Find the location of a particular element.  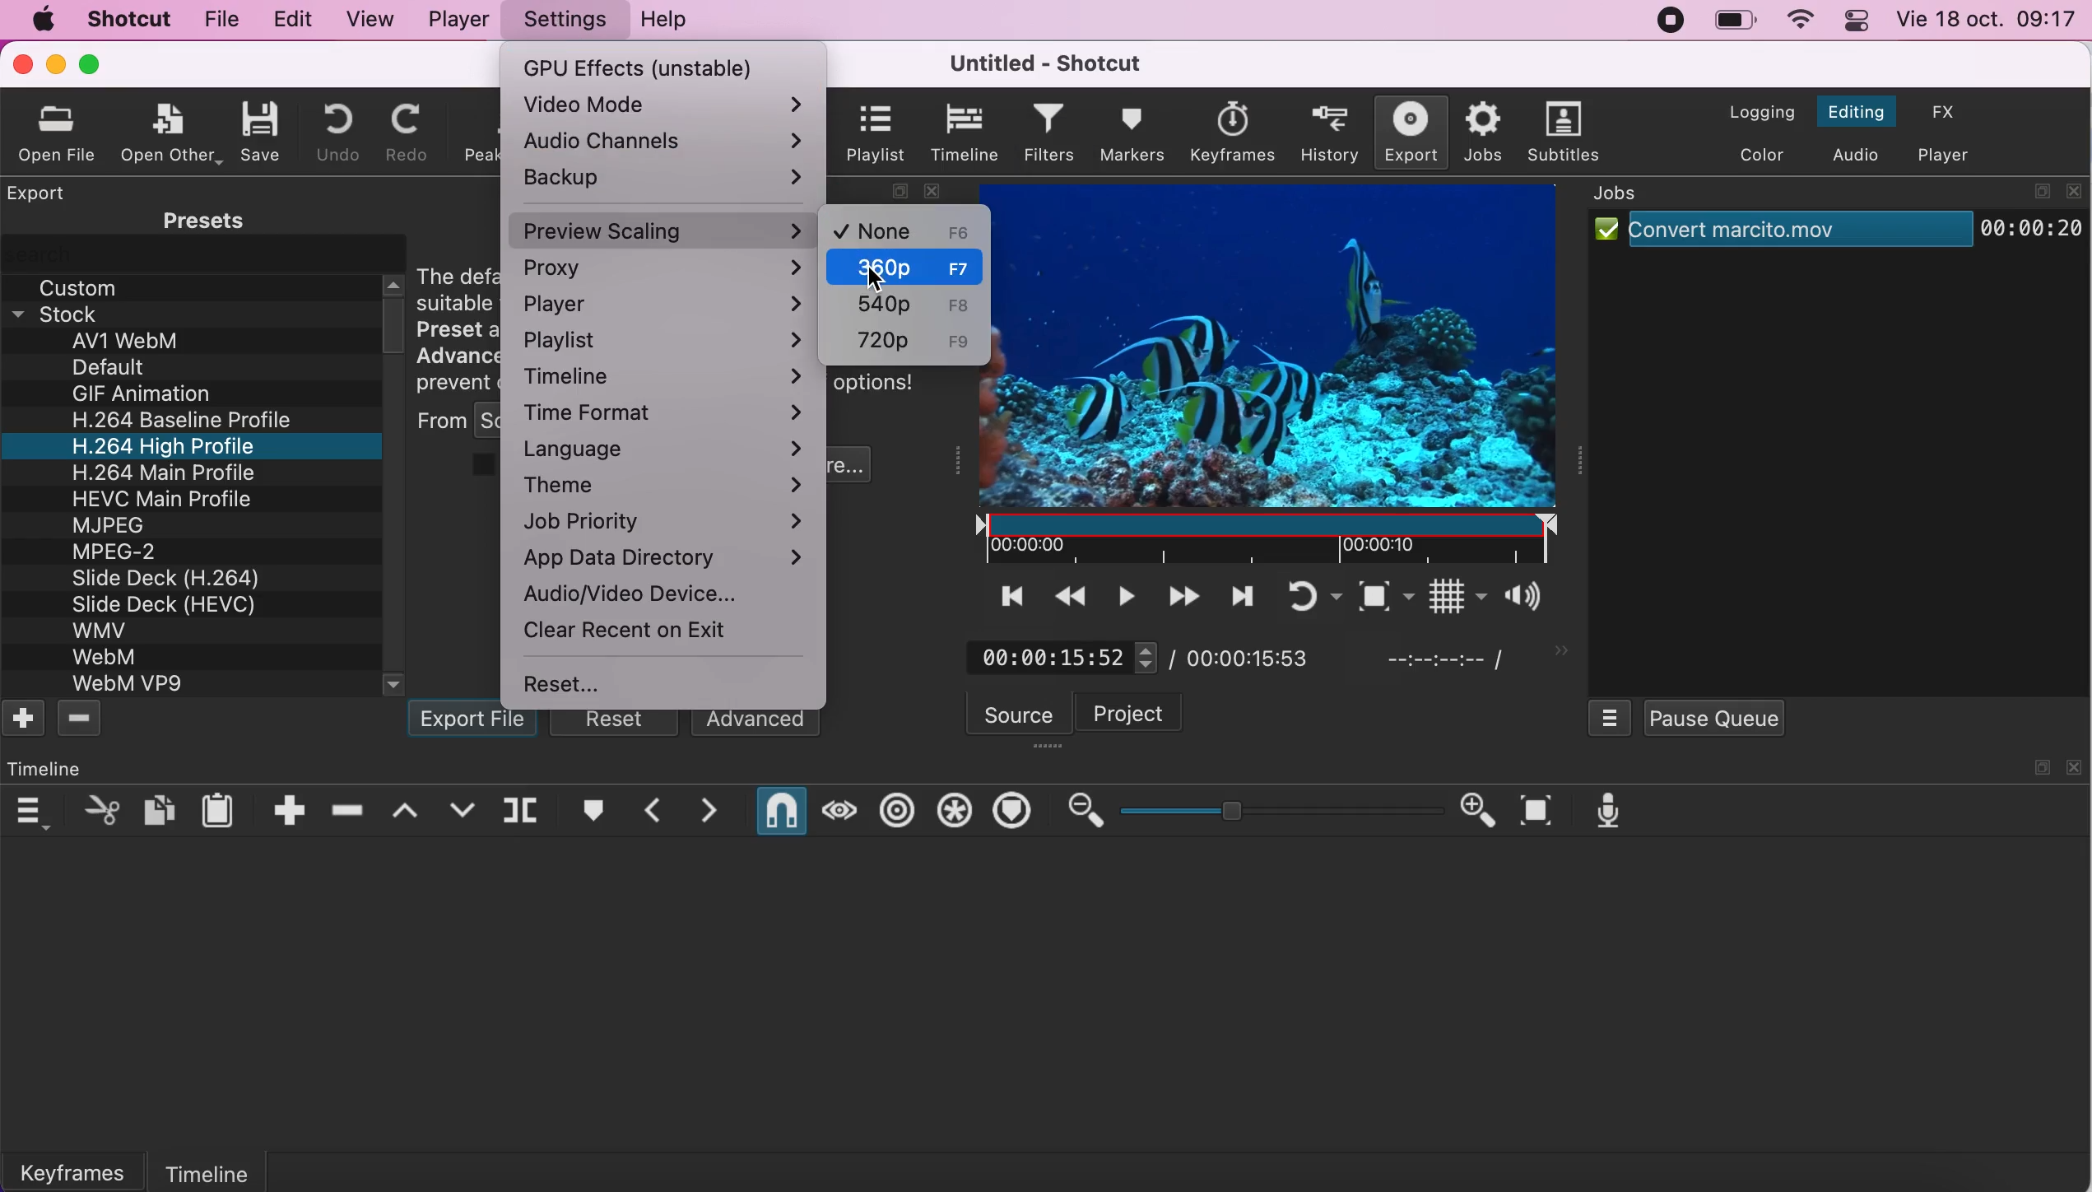

wifi is located at coordinates (1797, 21).